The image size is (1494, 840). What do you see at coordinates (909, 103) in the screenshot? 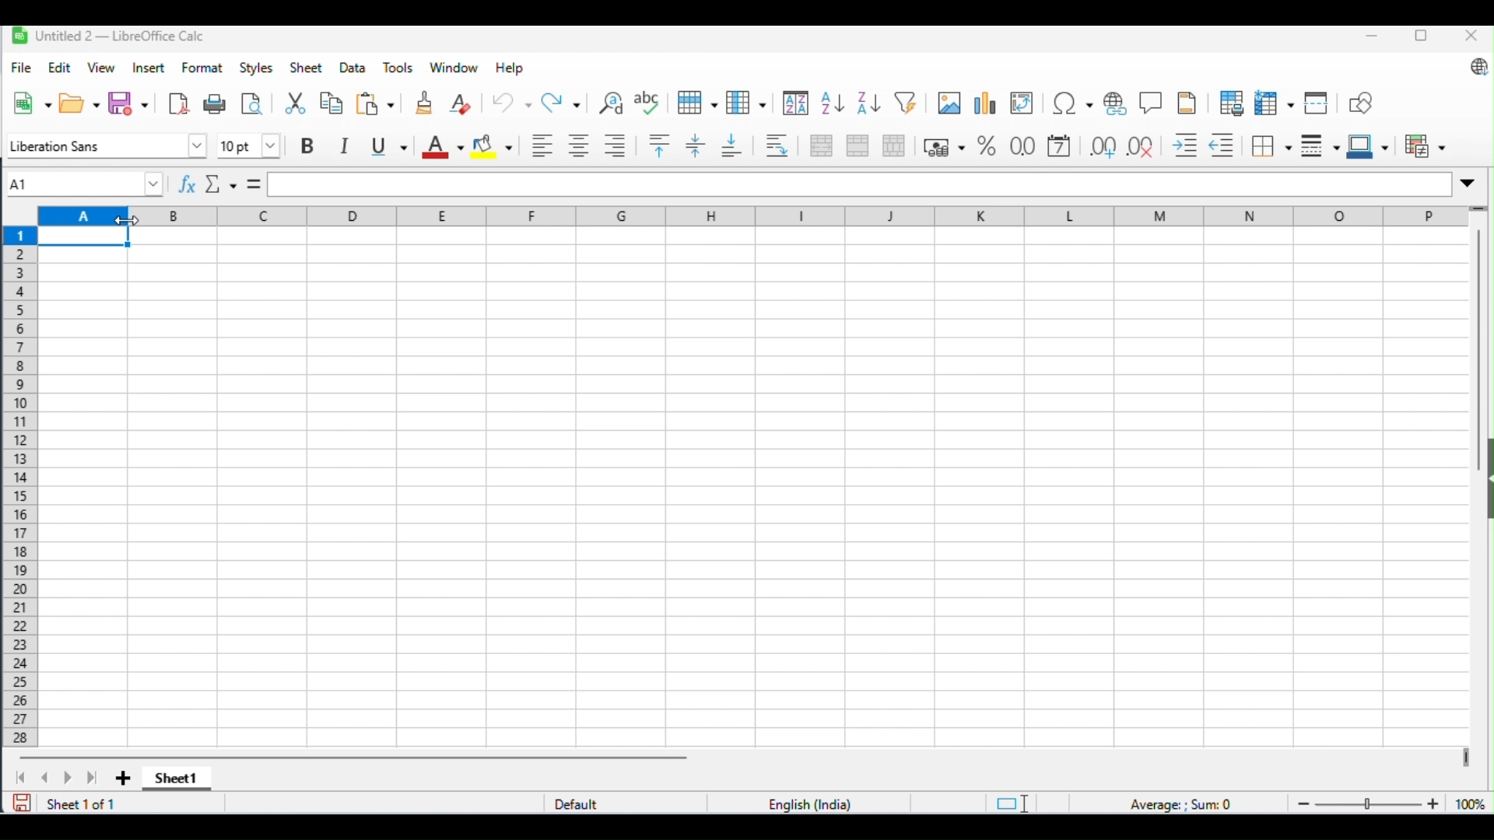
I see `filter` at bounding box center [909, 103].